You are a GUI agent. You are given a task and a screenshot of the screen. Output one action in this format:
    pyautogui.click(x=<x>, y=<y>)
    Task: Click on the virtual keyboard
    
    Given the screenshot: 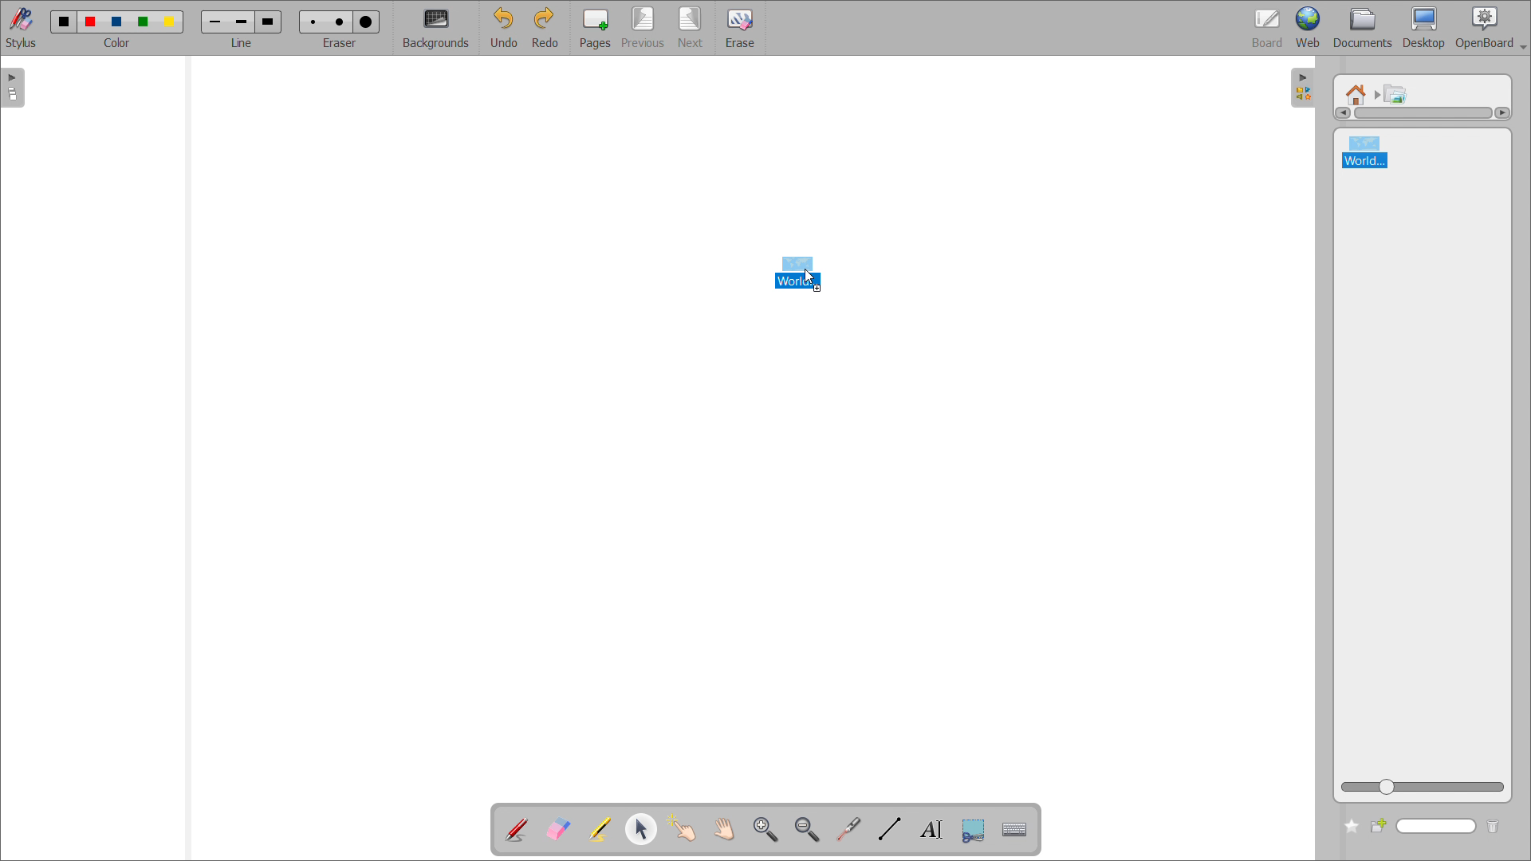 What is the action you would take?
    pyautogui.click(x=1015, y=830)
    